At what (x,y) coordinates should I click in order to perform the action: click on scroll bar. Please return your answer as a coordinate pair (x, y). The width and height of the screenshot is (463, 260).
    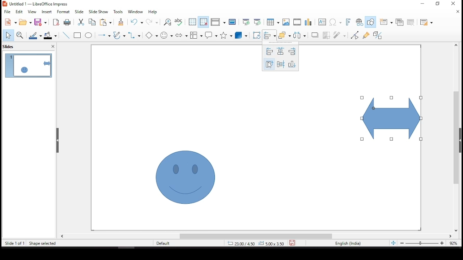
    Looking at the image, I should click on (454, 137).